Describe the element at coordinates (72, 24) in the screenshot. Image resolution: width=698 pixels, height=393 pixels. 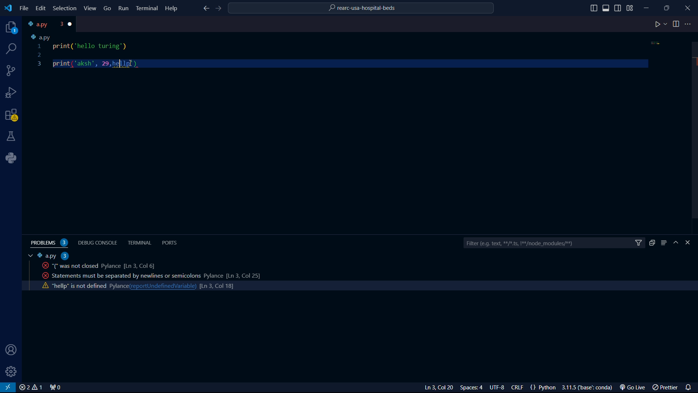
I see `close` at that location.